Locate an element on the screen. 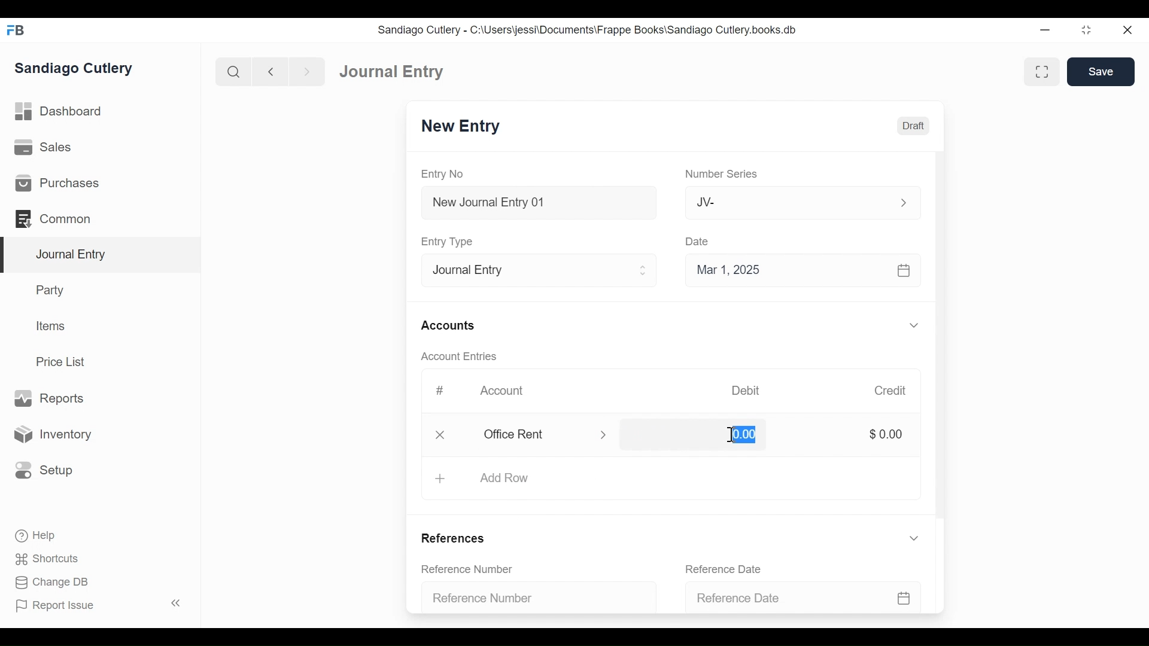 Image resolution: width=1149 pixels, height=646 pixels. New Entry is located at coordinates (462, 127).